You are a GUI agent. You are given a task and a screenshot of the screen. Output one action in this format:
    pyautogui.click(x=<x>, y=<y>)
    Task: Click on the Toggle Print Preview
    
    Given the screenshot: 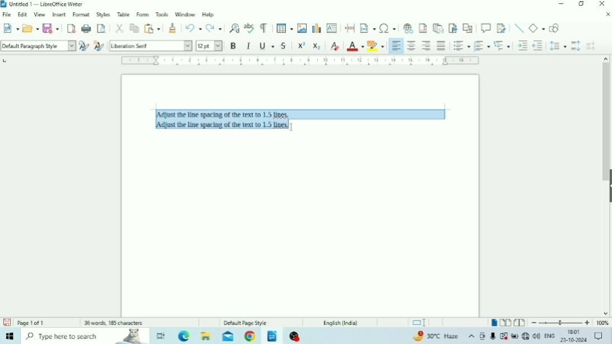 What is the action you would take?
    pyautogui.click(x=103, y=28)
    